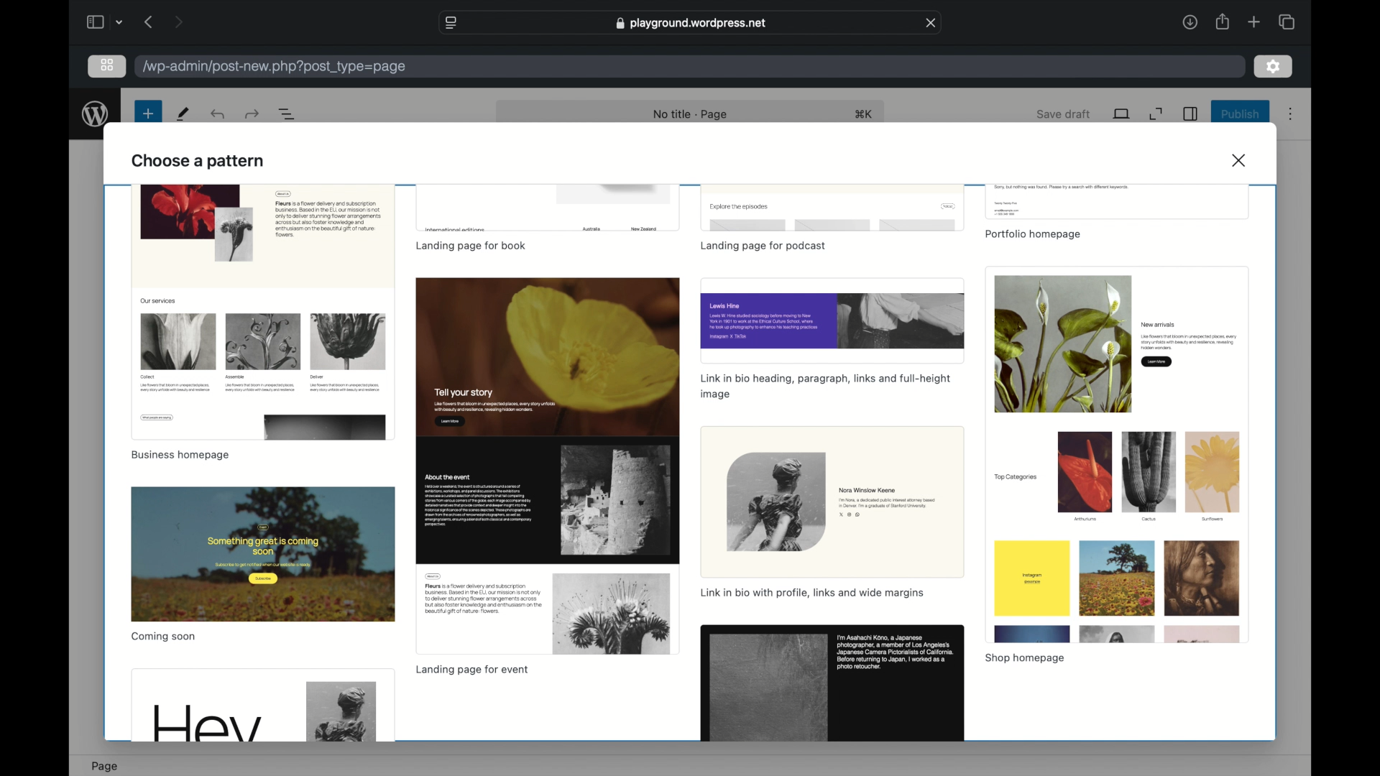 This screenshot has height=776, width=1380. Describe the element at coordinates (471, 671) in the screenshot. I see `template name` at that location.